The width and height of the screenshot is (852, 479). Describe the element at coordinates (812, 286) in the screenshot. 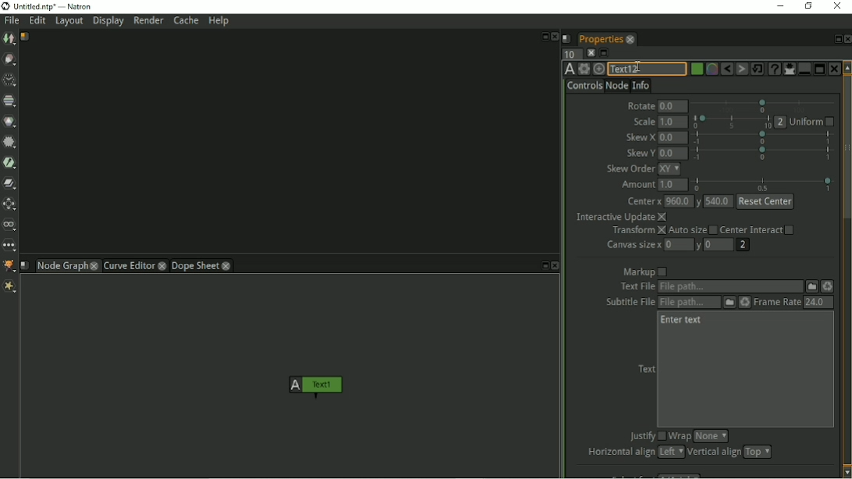

I see `File` at that location.